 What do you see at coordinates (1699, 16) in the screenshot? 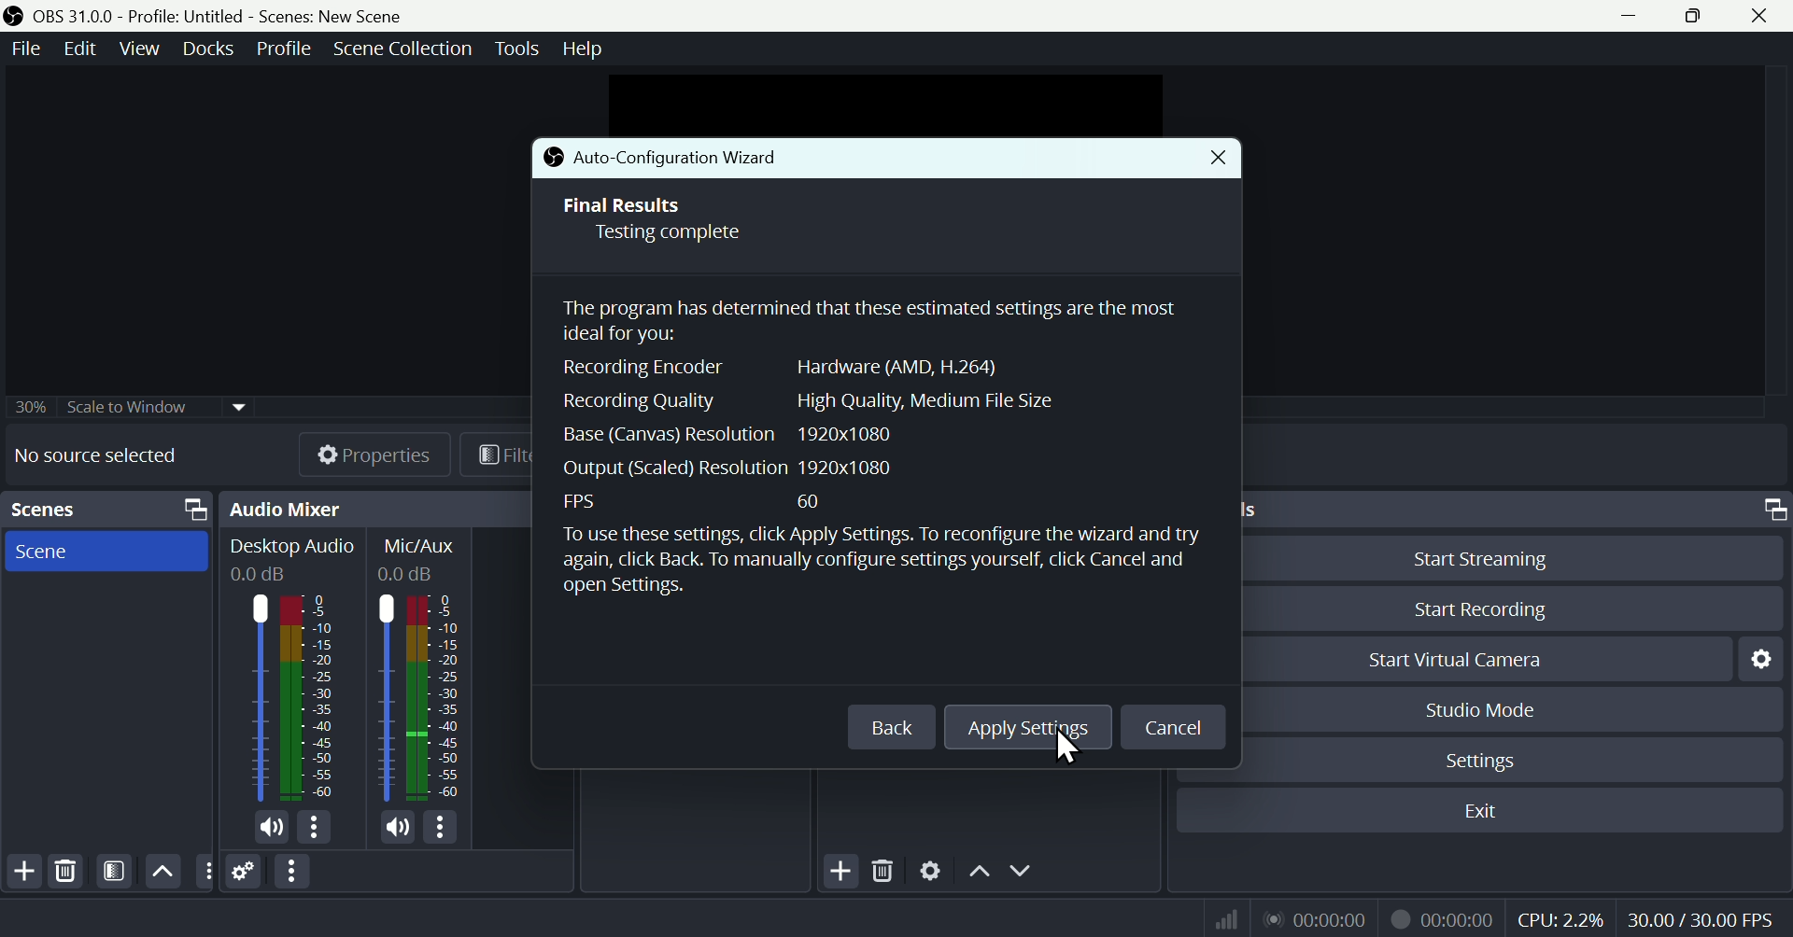
I see `Maximise` at bounding box center [1699, 16].